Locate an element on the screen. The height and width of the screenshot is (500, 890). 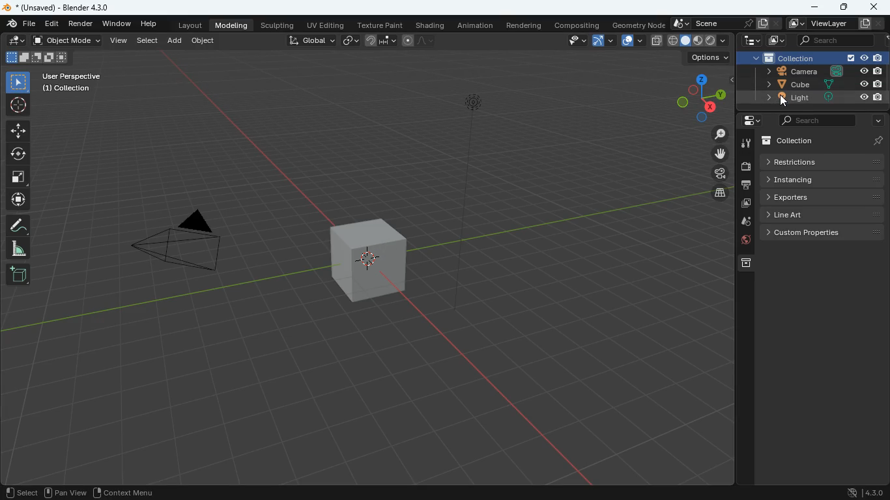
collection is located at coordinates (814, 58).